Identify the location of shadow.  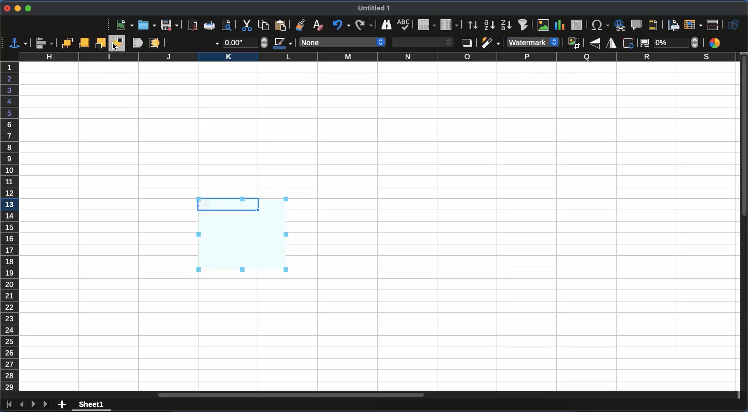
(466, 44).